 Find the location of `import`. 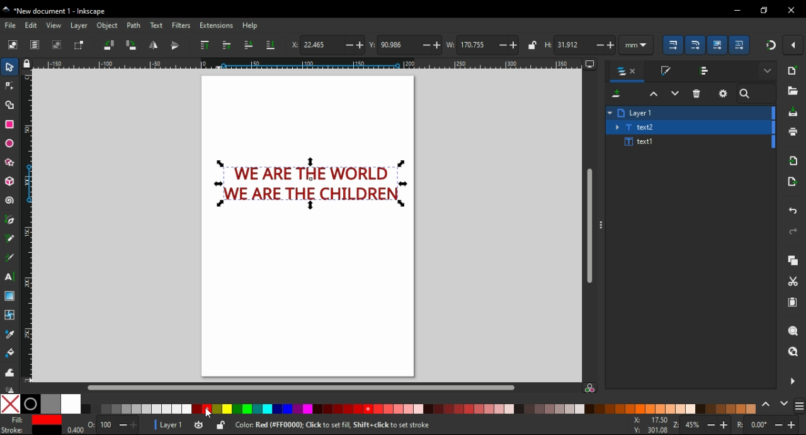

import is located at coordinates (793, 162).